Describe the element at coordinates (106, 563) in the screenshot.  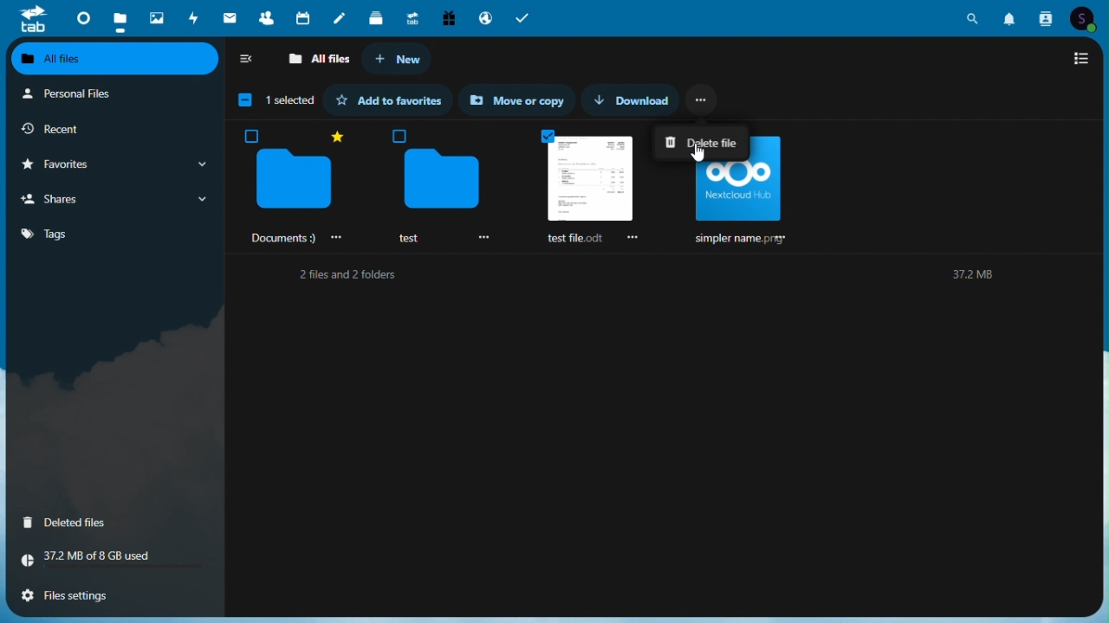
I see `Storage` at that location.